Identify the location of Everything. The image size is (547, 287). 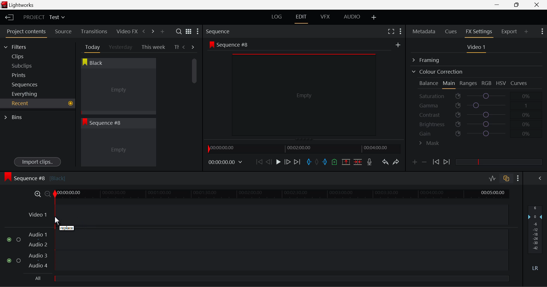
(25, 94).